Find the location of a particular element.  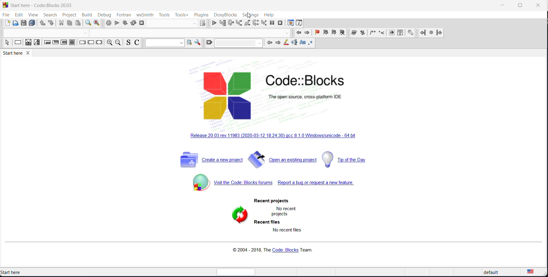

find is located at coordinates (87, 23).